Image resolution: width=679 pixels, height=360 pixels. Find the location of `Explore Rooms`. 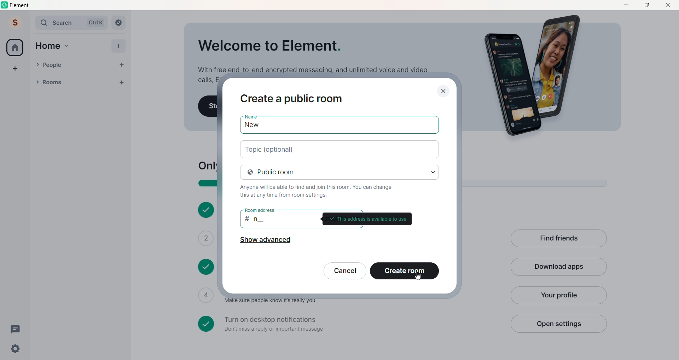

Explore Rooms is located at coordinates (119, 23).